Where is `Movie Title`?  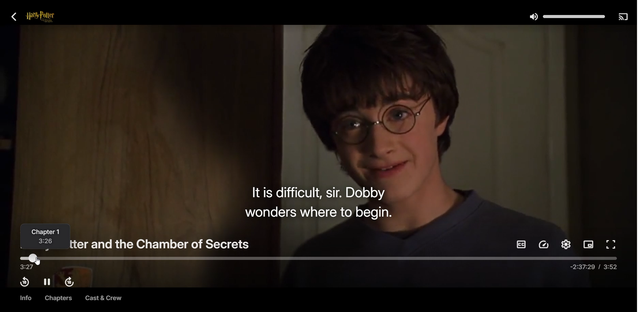 Movie Title is located at coordinates (164, 243).